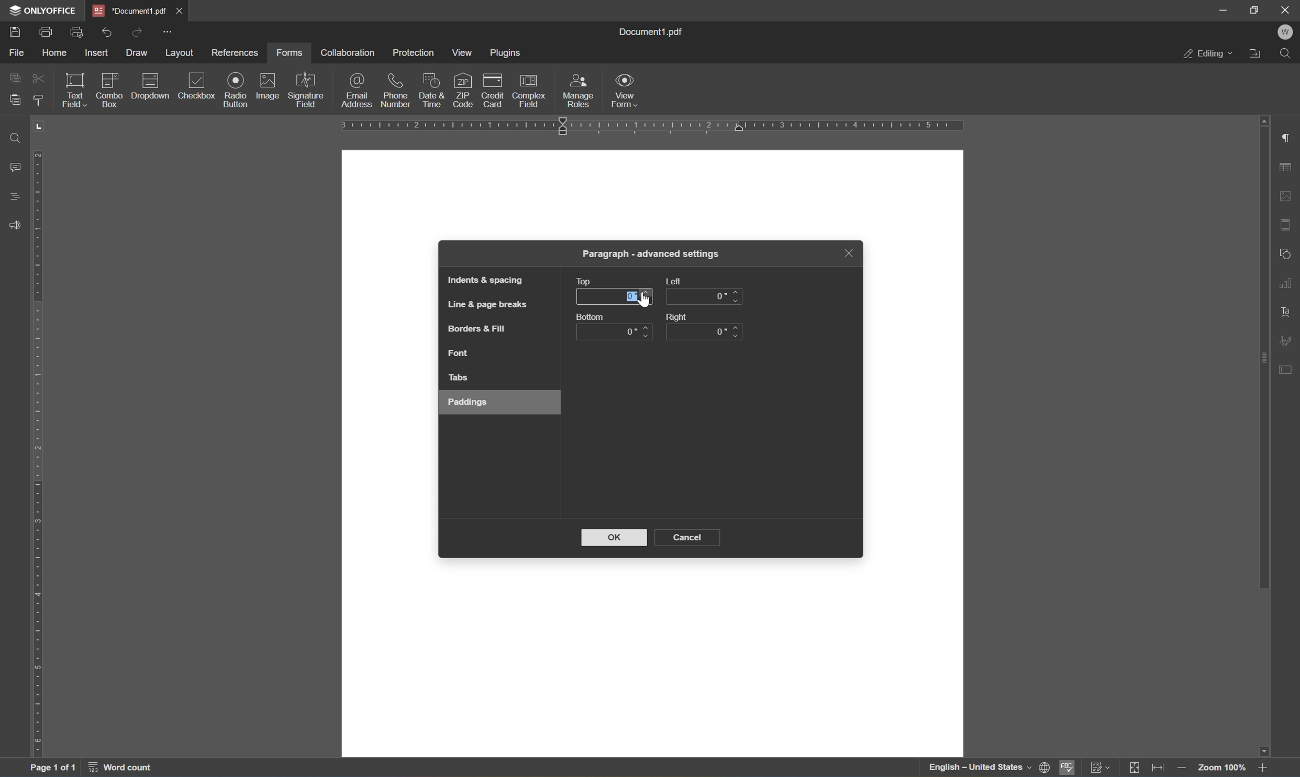 The width and height of the screenshot is (1300, 777). What do you see at coordinates (1135, 768) in the screenshot?
I see `fit to slide` at bounding box center [1135, 768].